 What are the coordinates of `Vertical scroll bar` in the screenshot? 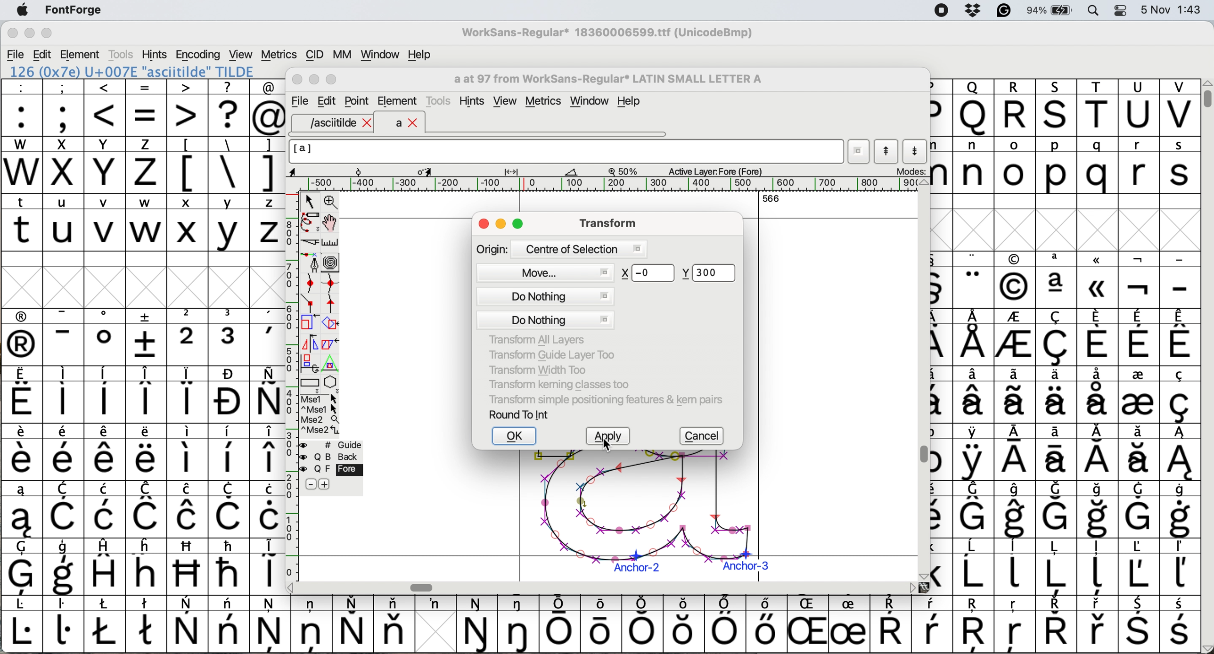 It's located at (921, 456).